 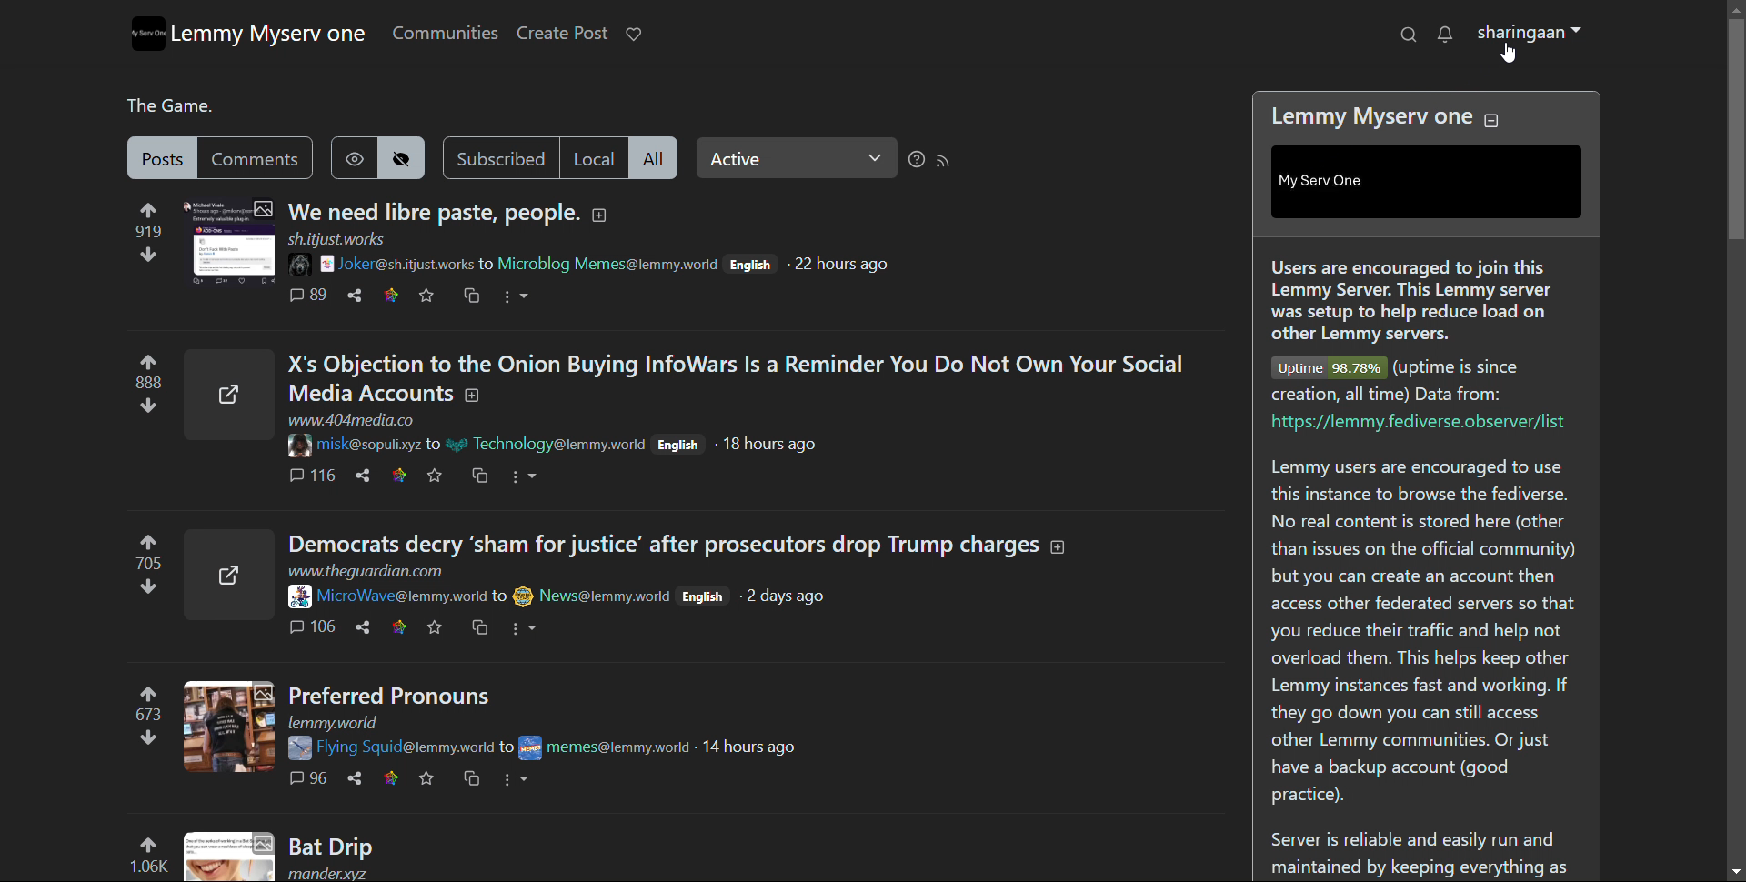 I want to click on thumbnail, so click(x=231, y=244).